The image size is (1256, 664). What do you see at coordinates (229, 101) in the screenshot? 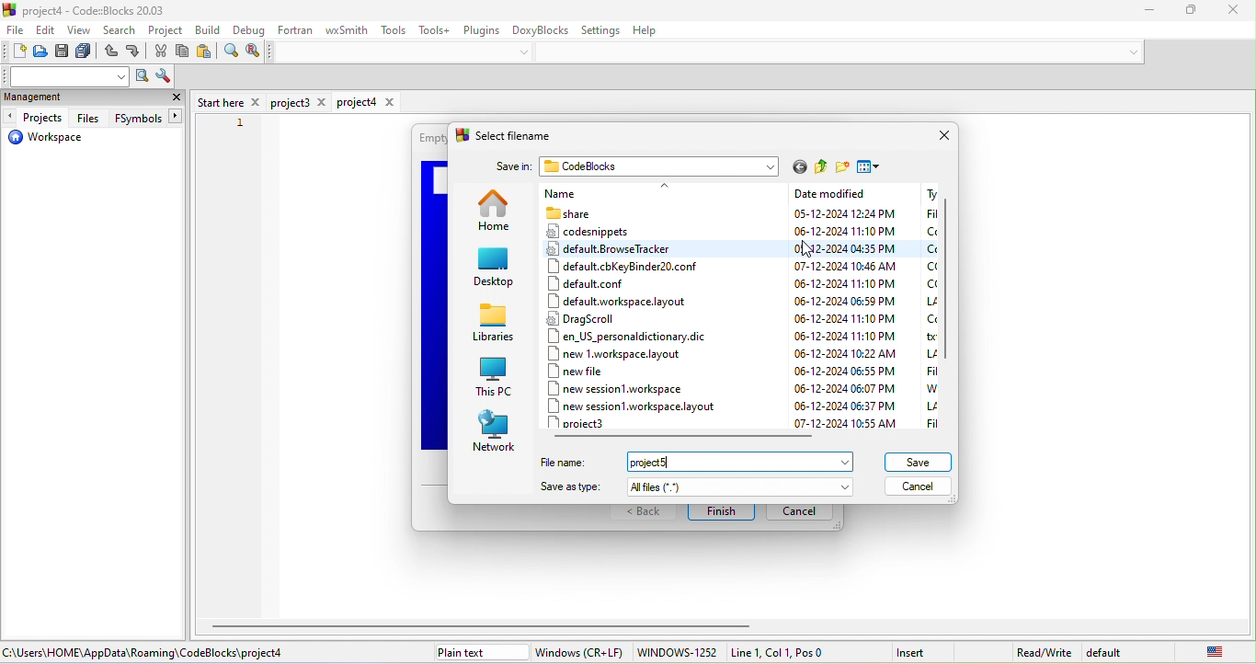
I see `start here` at bounding box center [229, 101].